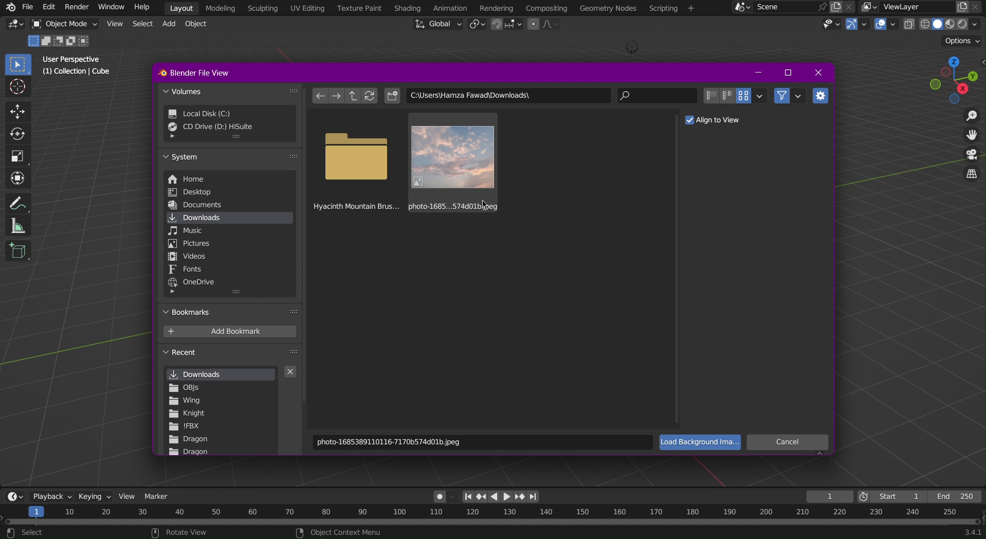 This screenshot has height=539, width=986. Describe the element at coordinates (16, 155) in the screenshot. I see `Scale` at that location.